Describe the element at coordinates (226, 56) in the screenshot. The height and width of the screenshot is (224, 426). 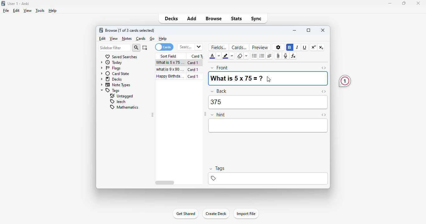
I see `text highlight color` at that location.